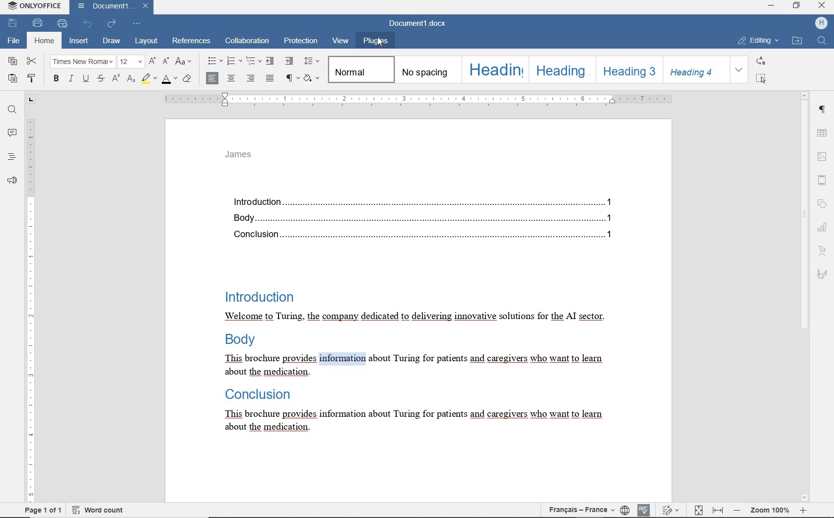 This screenshot has height=518, width=834. I want to click on INSERT, so click(79, 41).